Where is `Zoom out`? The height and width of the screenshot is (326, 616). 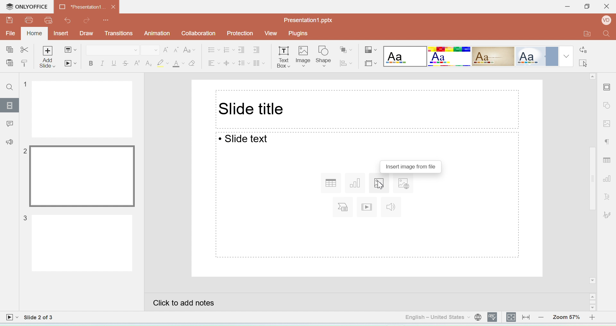 Zoom out is located at coordinates (543, 317).